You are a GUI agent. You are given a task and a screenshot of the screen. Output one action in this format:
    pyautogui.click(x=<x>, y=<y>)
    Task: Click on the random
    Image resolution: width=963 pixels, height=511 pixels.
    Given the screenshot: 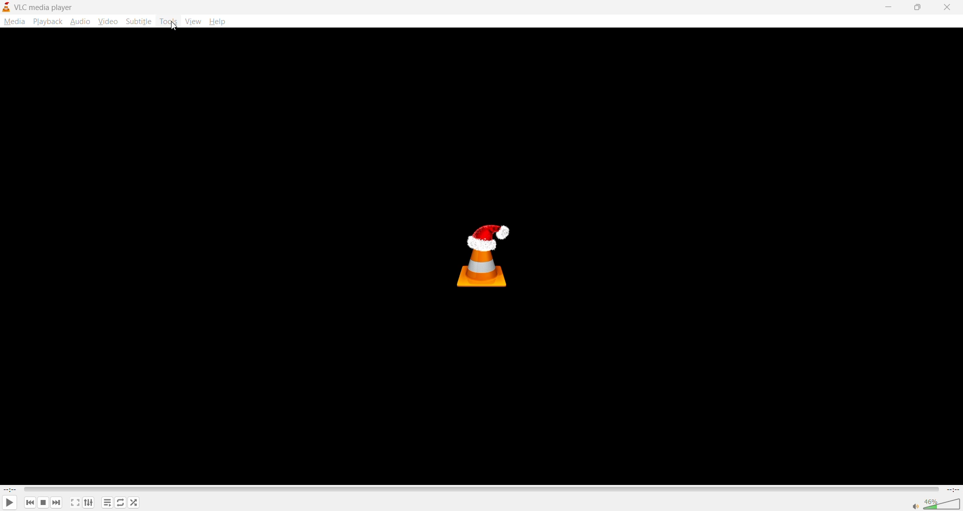 What is the action you would take?
    pyautogui.click(x=132, y=501)
    